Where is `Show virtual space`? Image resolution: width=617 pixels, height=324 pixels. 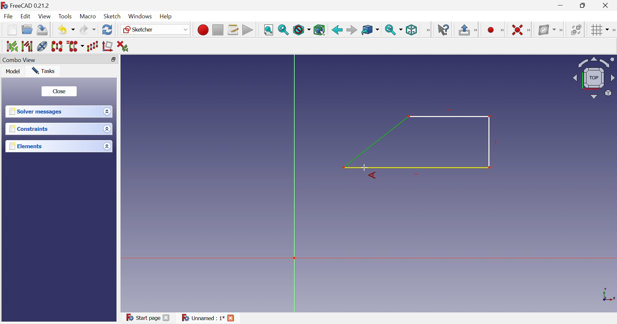
Show virtual space is located at coordinates (576, 29).